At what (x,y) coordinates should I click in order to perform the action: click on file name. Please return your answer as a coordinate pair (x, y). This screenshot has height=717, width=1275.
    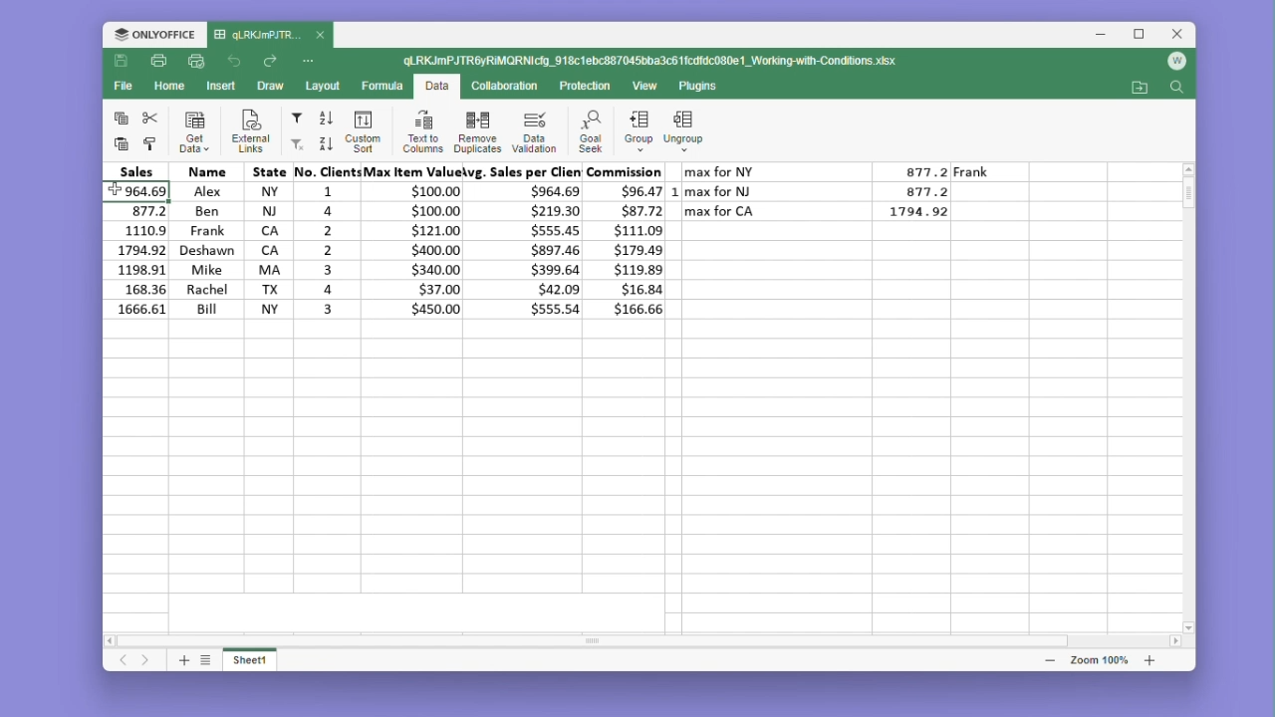
    Looking at the image, I should click on (270, 36).